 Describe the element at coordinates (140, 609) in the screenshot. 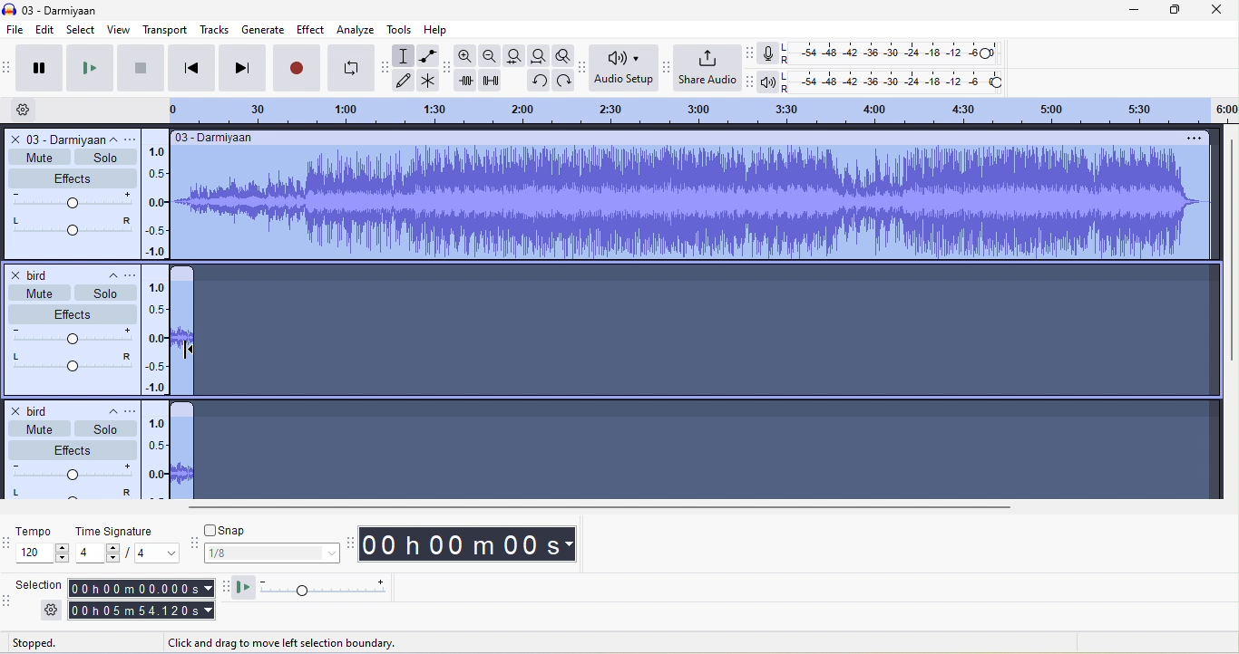

I see `00 h 05 m 54.1.120 s` at that location.